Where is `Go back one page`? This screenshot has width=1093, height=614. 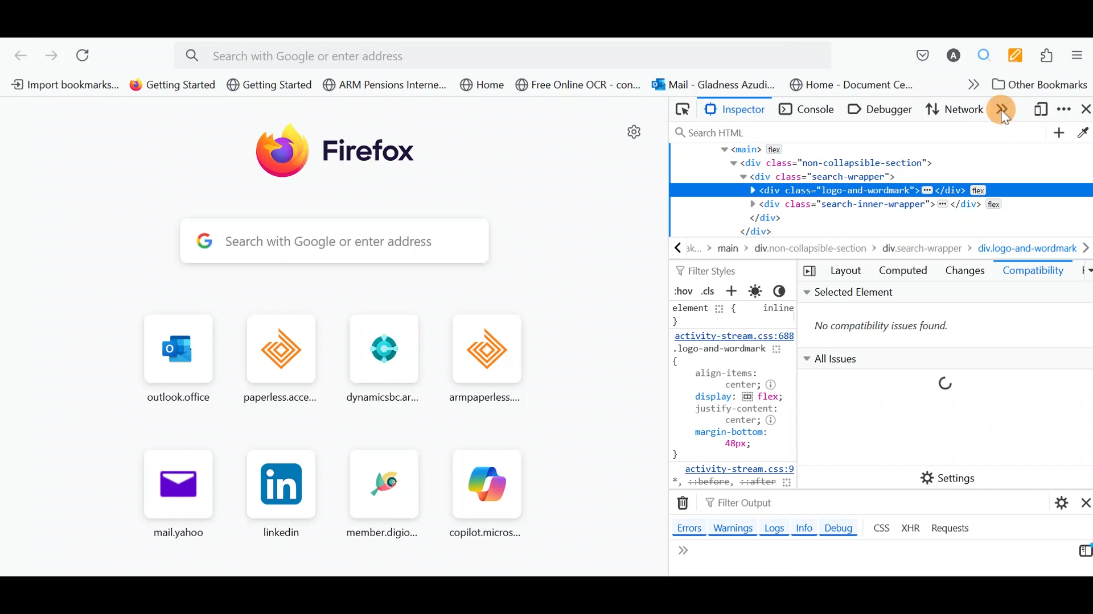 Go back one page is located at coordinates (17, 55).